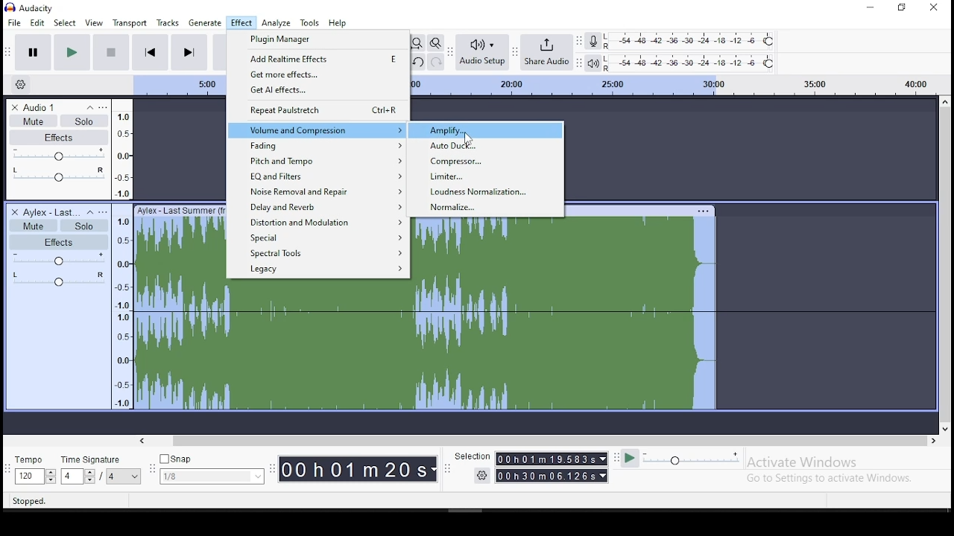 The image size is (954, 536). Describe the element at coordinates (276, 23) in the screenshot. I see `analyze` at that location.